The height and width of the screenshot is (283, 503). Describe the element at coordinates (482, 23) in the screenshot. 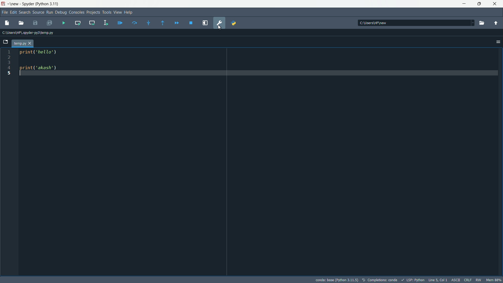

I see `browse directory` at that location.